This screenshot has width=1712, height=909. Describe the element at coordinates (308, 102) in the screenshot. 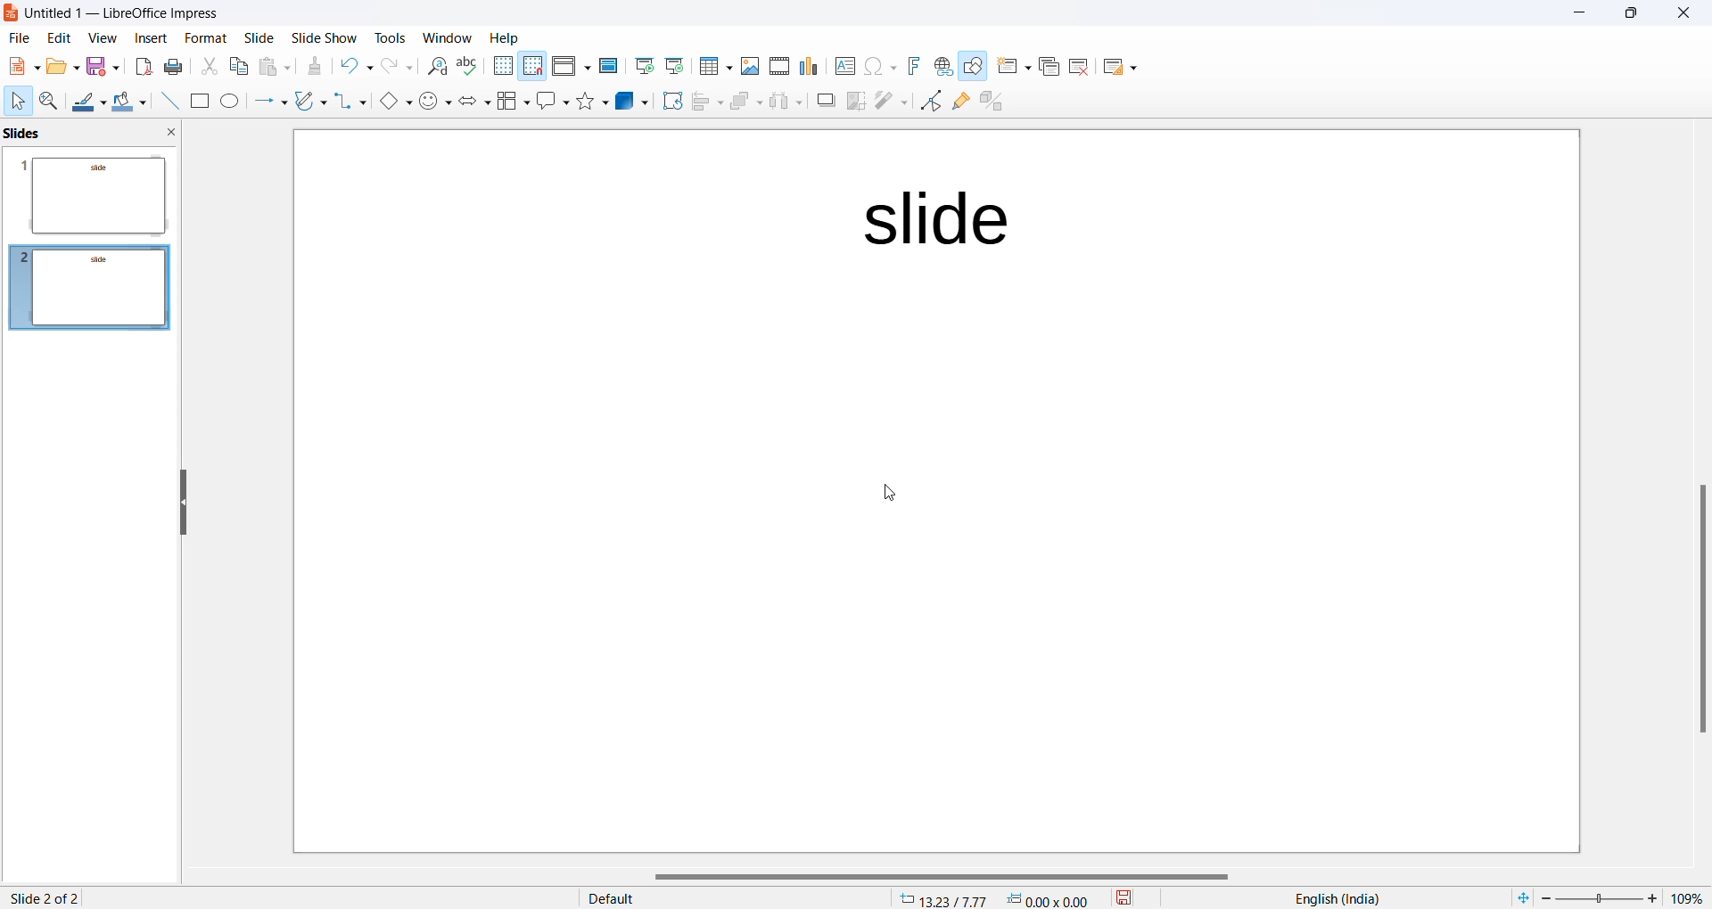

I see `curve and polygons` at that location.